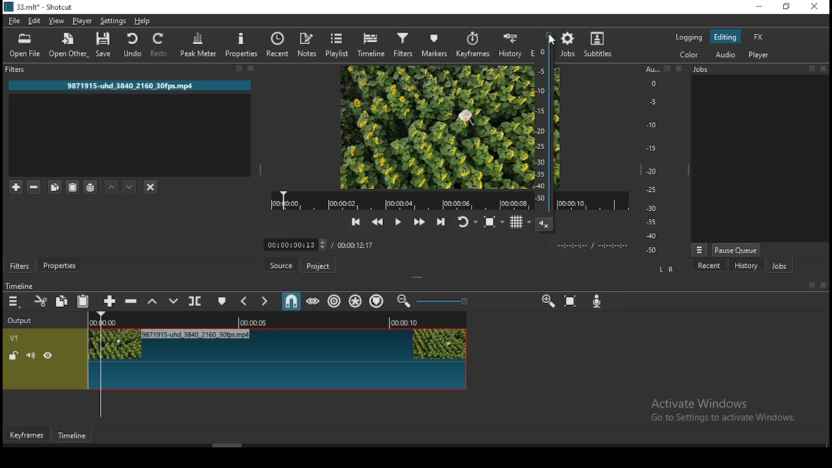  What do you see at coordinates (759, 55) in the screenshot?
I see `player` at bounding box center [759, 55].